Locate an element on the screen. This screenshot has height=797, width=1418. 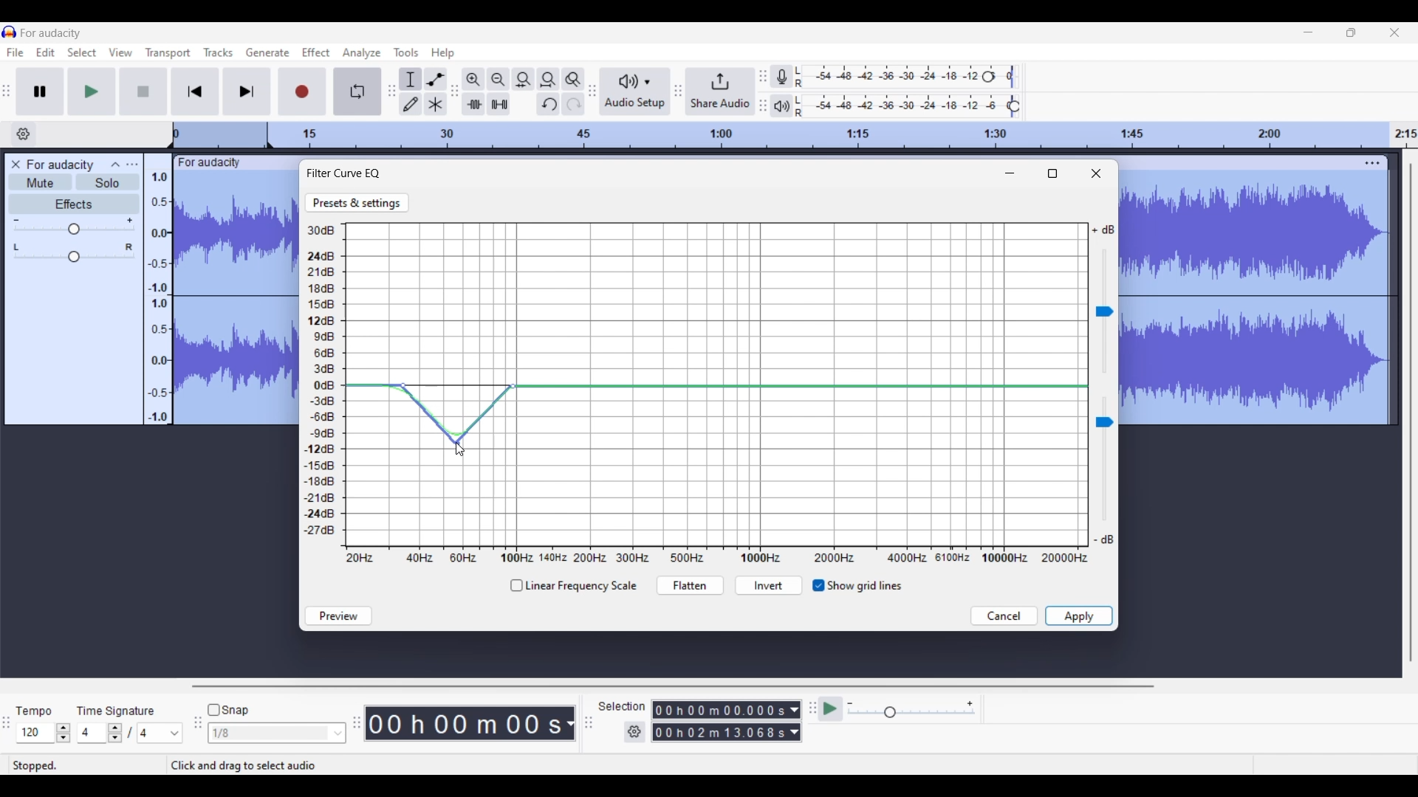
Chnage sound is located at coordinates (1104, 460).